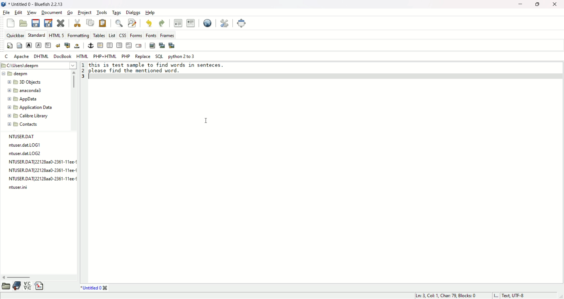 This screenshot has height=299, width=564. I want to click on close current file, so click(61, 23).